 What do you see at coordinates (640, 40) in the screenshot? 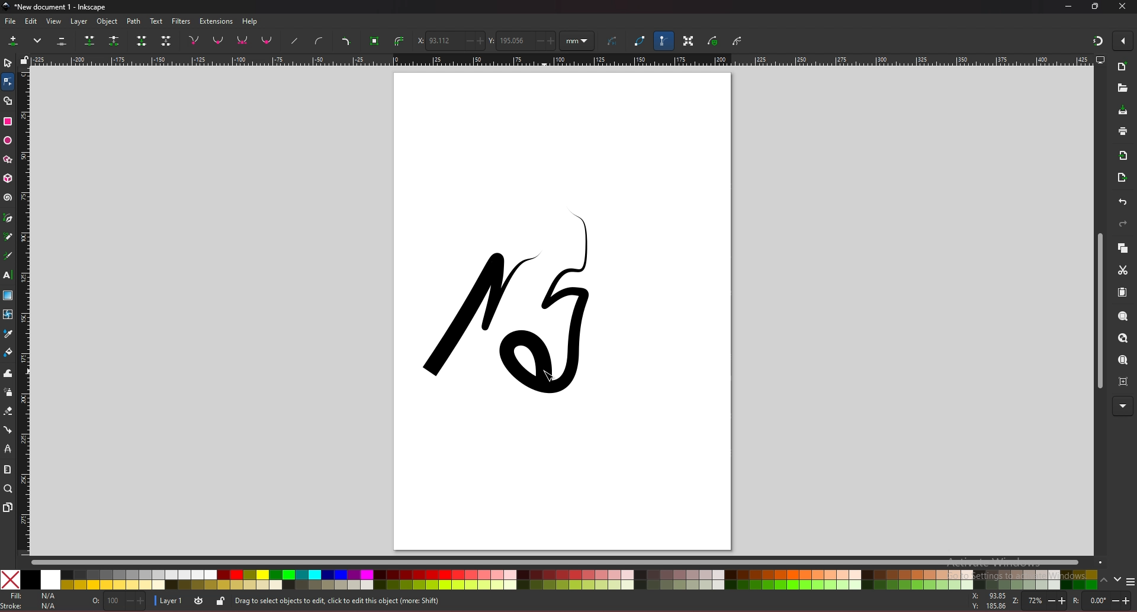
I see `path outline` at bounding box center [640, 40].